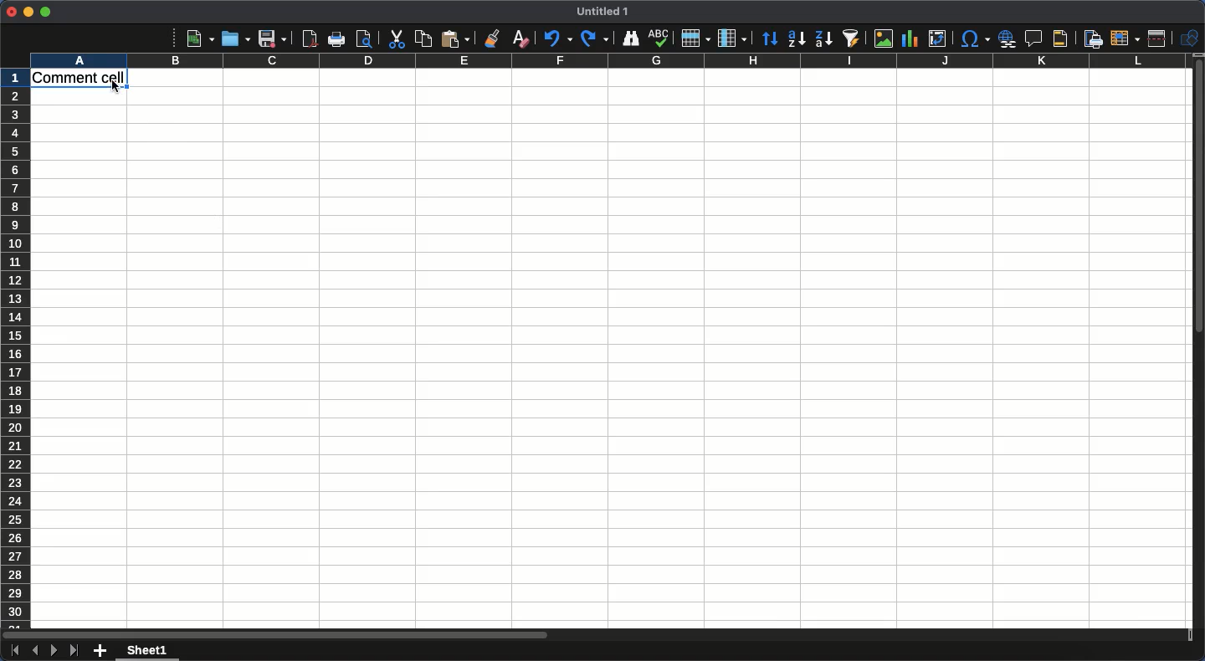  Describe the element at coordinates (1062, 38) in the screenshot. I see `Headers and footers` at that location.